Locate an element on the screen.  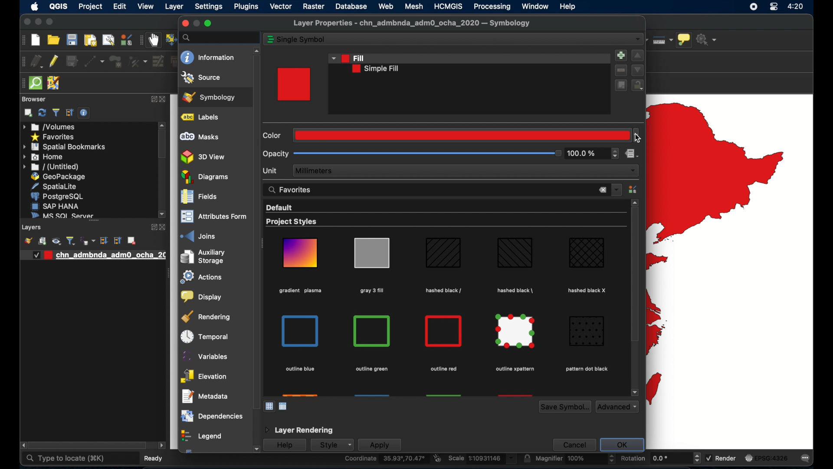
apply is located at coordinates (380, 445).